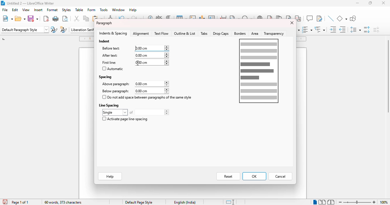  Describe the element at coordinates (355, 30) in the screenshot. I see `set line spacing` at that location.